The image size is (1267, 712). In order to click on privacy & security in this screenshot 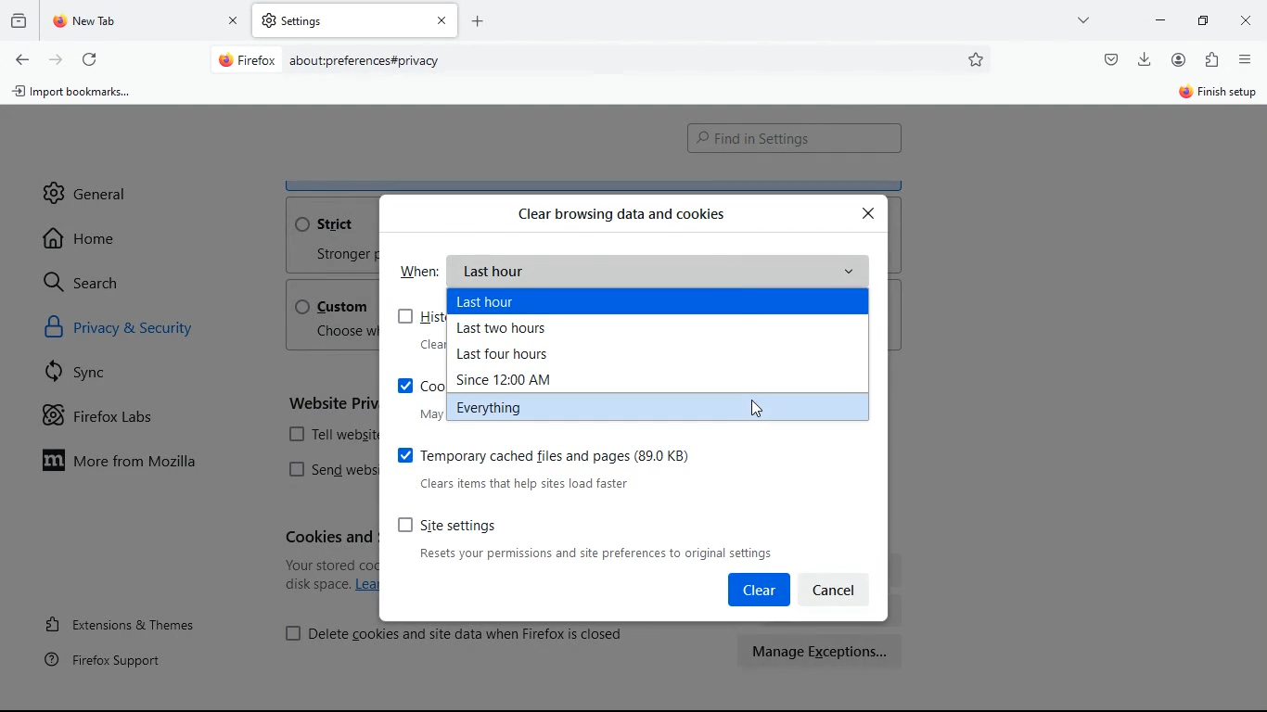, I will do `click(142, 331)`.